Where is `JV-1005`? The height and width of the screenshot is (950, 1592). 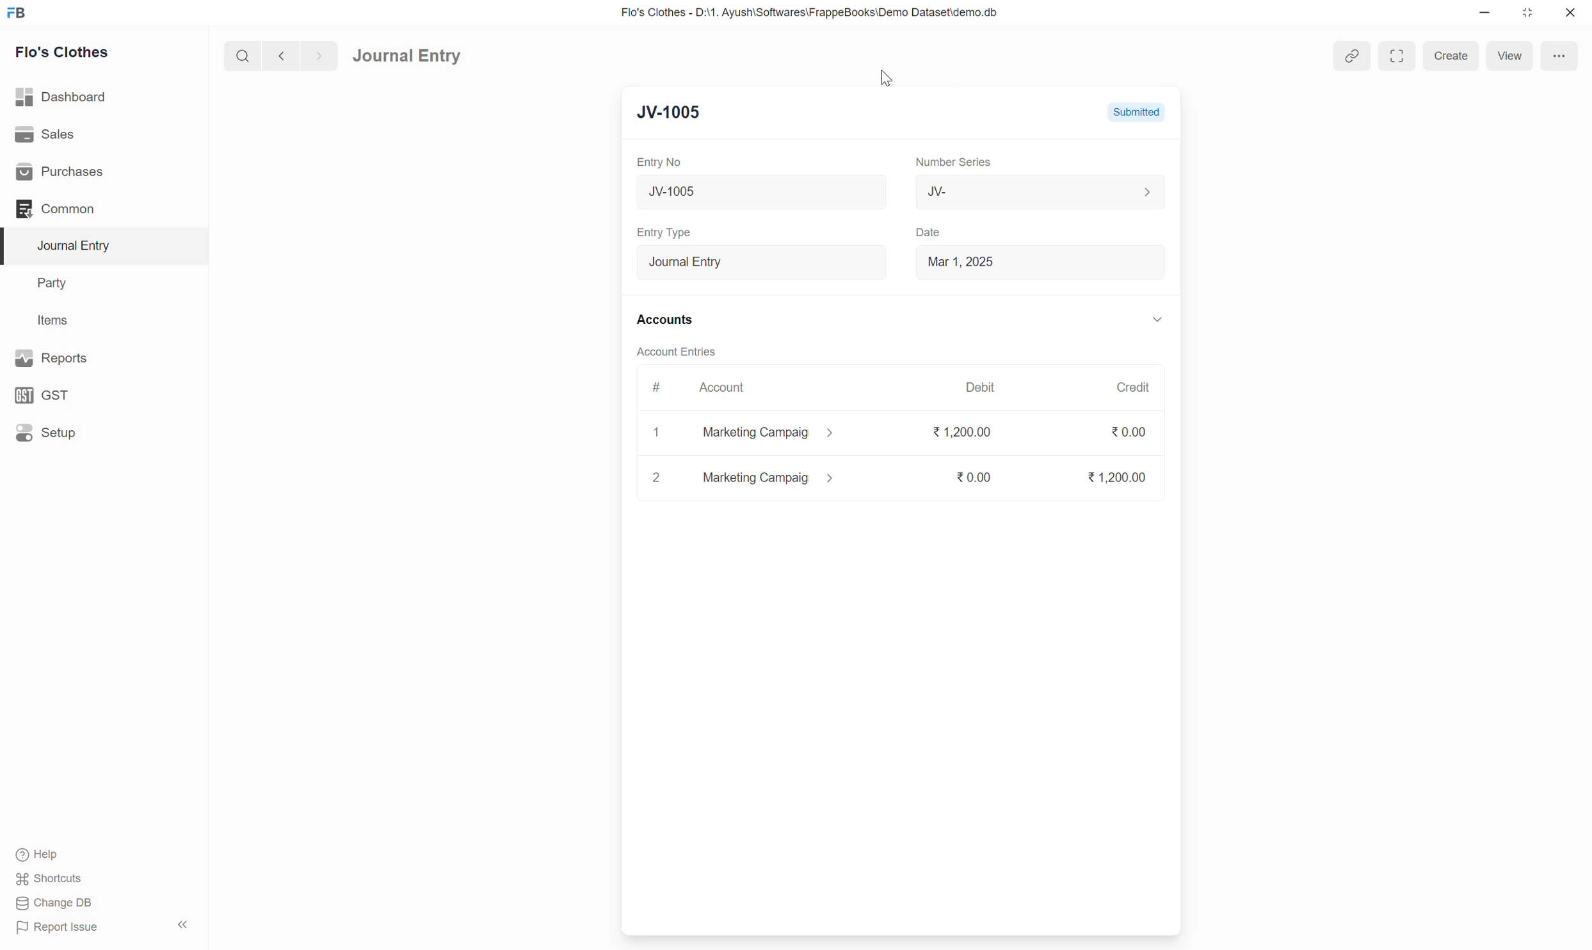
JV-1005 is located at coordinates (730, 192).